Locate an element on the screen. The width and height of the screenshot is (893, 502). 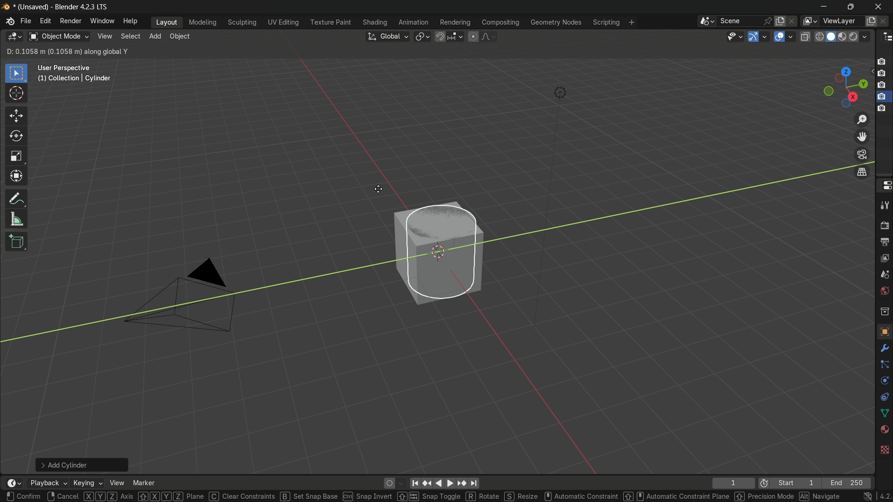
gizmos is located at coordinates (764, 36).